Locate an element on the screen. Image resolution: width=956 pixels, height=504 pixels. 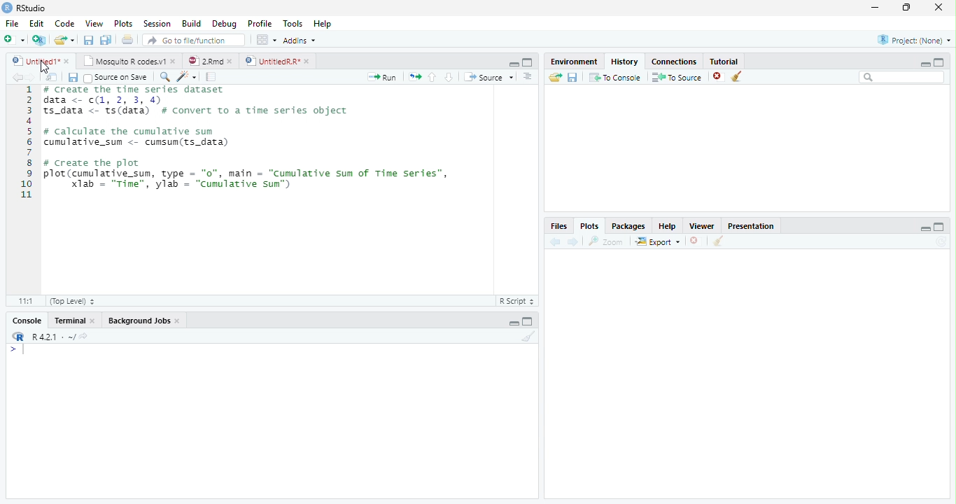
Packages is located at coordinates (627, 226).